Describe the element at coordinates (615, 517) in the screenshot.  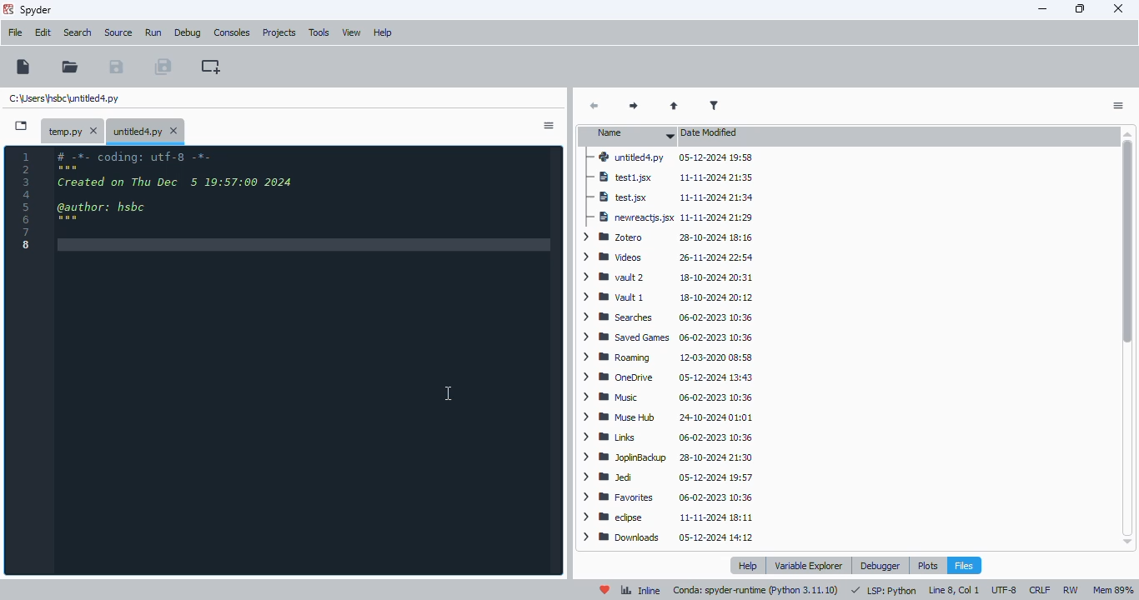
I see `eclipse` at that location.